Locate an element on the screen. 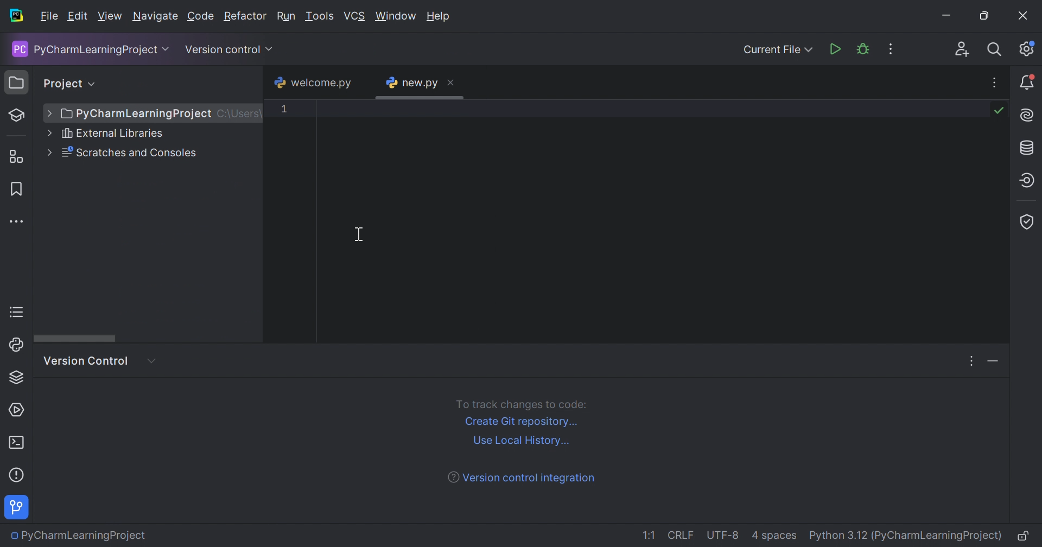  Close is located at coordinates (1021, 15).